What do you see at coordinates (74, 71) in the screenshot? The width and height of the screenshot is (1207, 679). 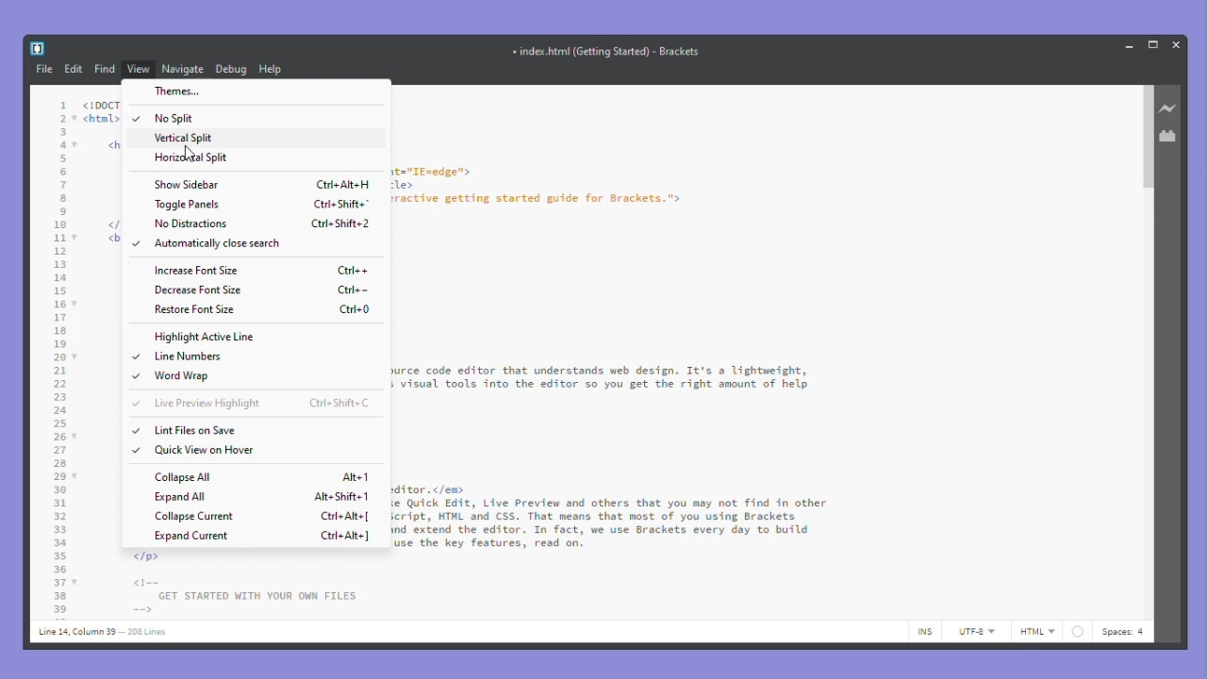 I see `edit` at bounding box center [74, 71].